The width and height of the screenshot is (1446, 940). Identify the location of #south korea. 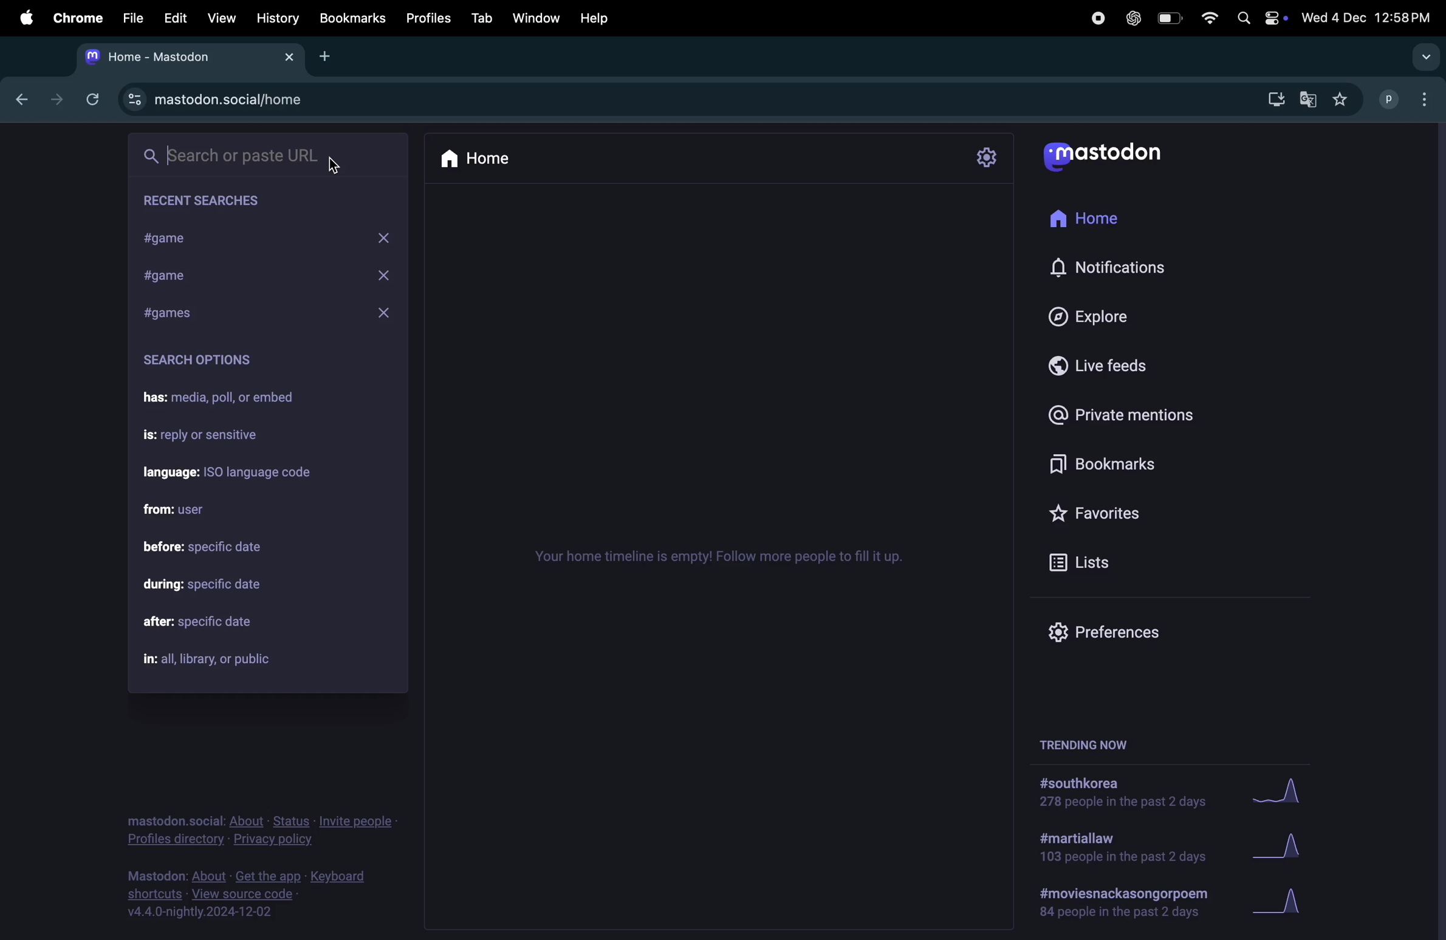
(1115, 795).